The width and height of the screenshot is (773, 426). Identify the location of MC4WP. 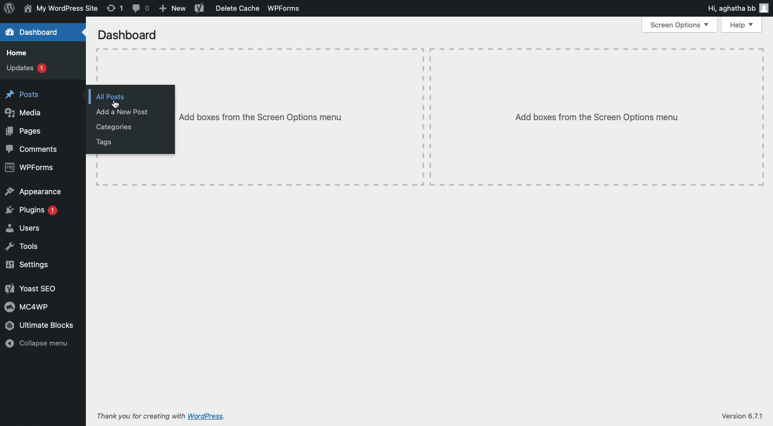
(27, 307).